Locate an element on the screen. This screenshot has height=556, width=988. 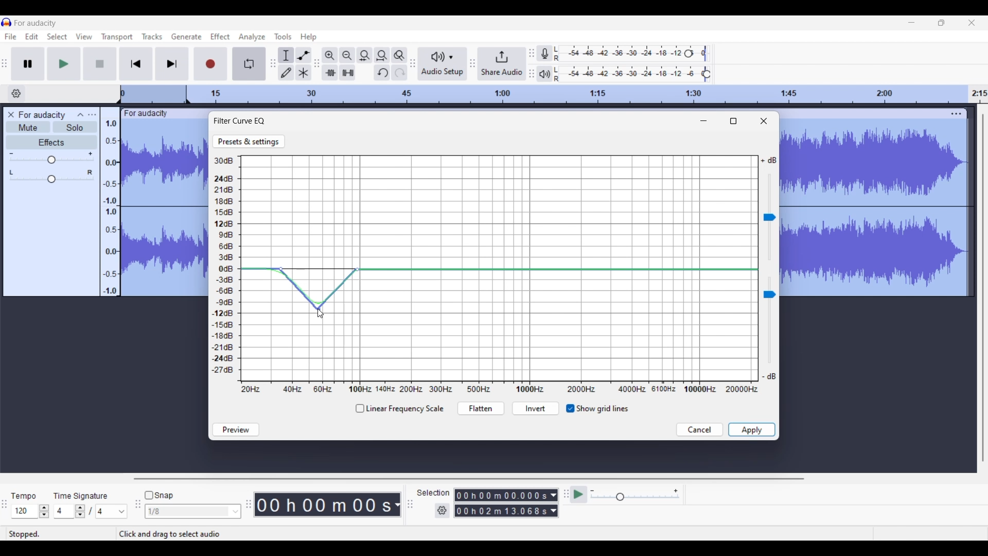
Record/Record new track is located at coordinates (214, 64).